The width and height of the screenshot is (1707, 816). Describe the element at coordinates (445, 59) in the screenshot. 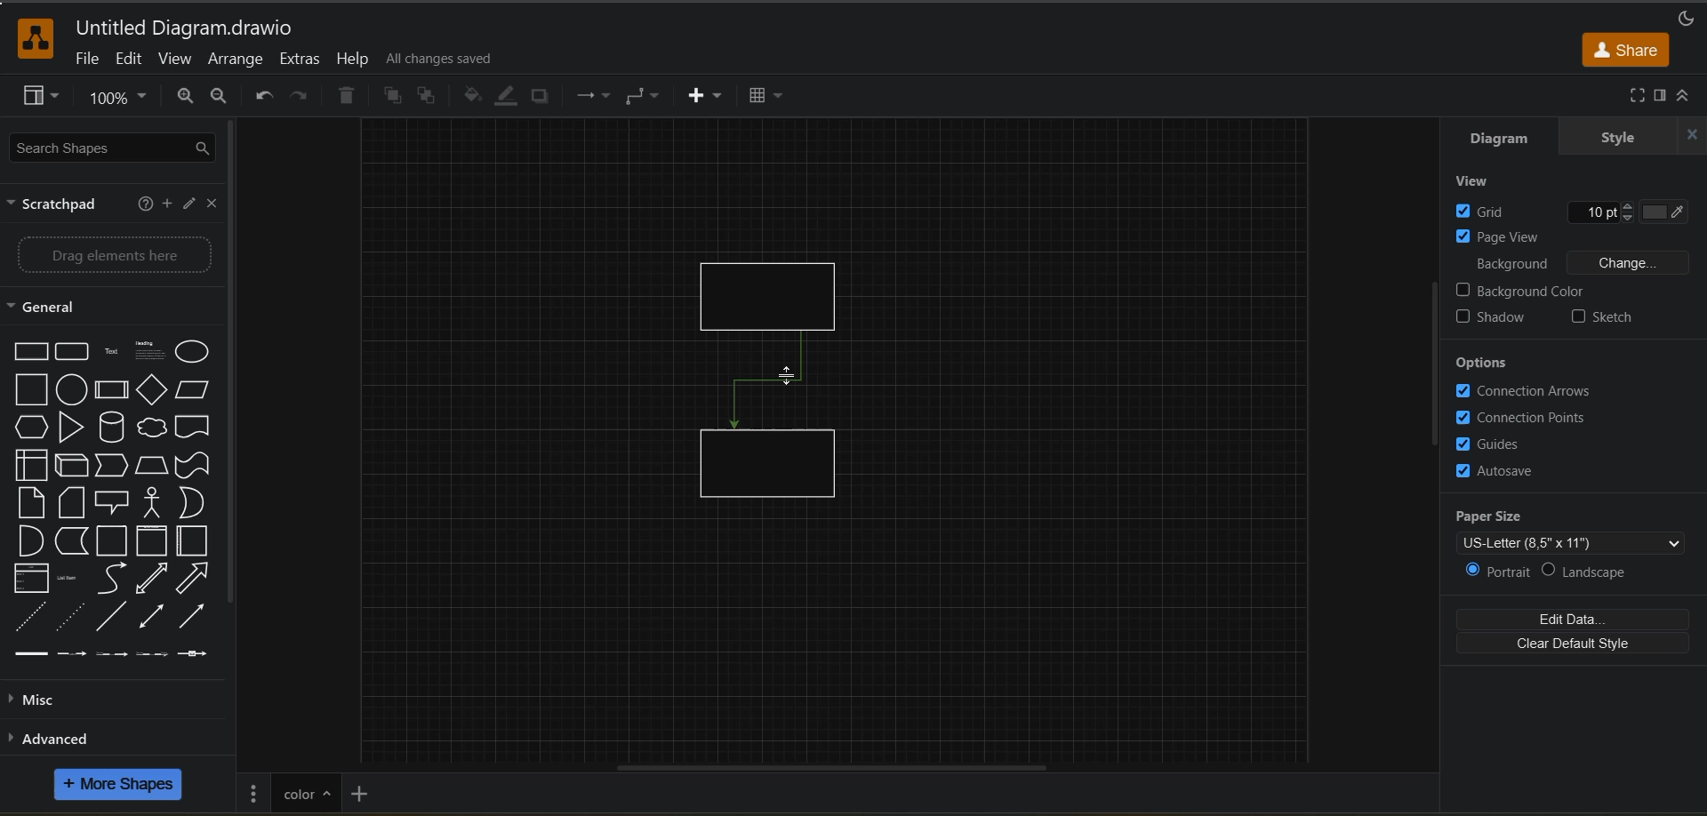

I see `all changes saved` at that location.